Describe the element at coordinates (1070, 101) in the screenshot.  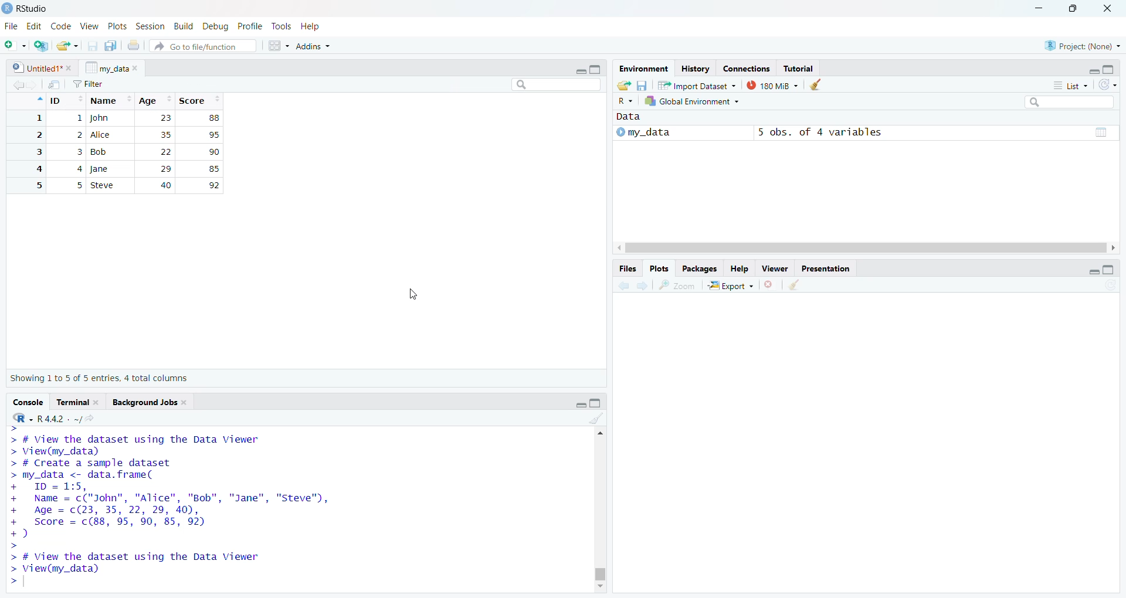
I see `Search` at that location.